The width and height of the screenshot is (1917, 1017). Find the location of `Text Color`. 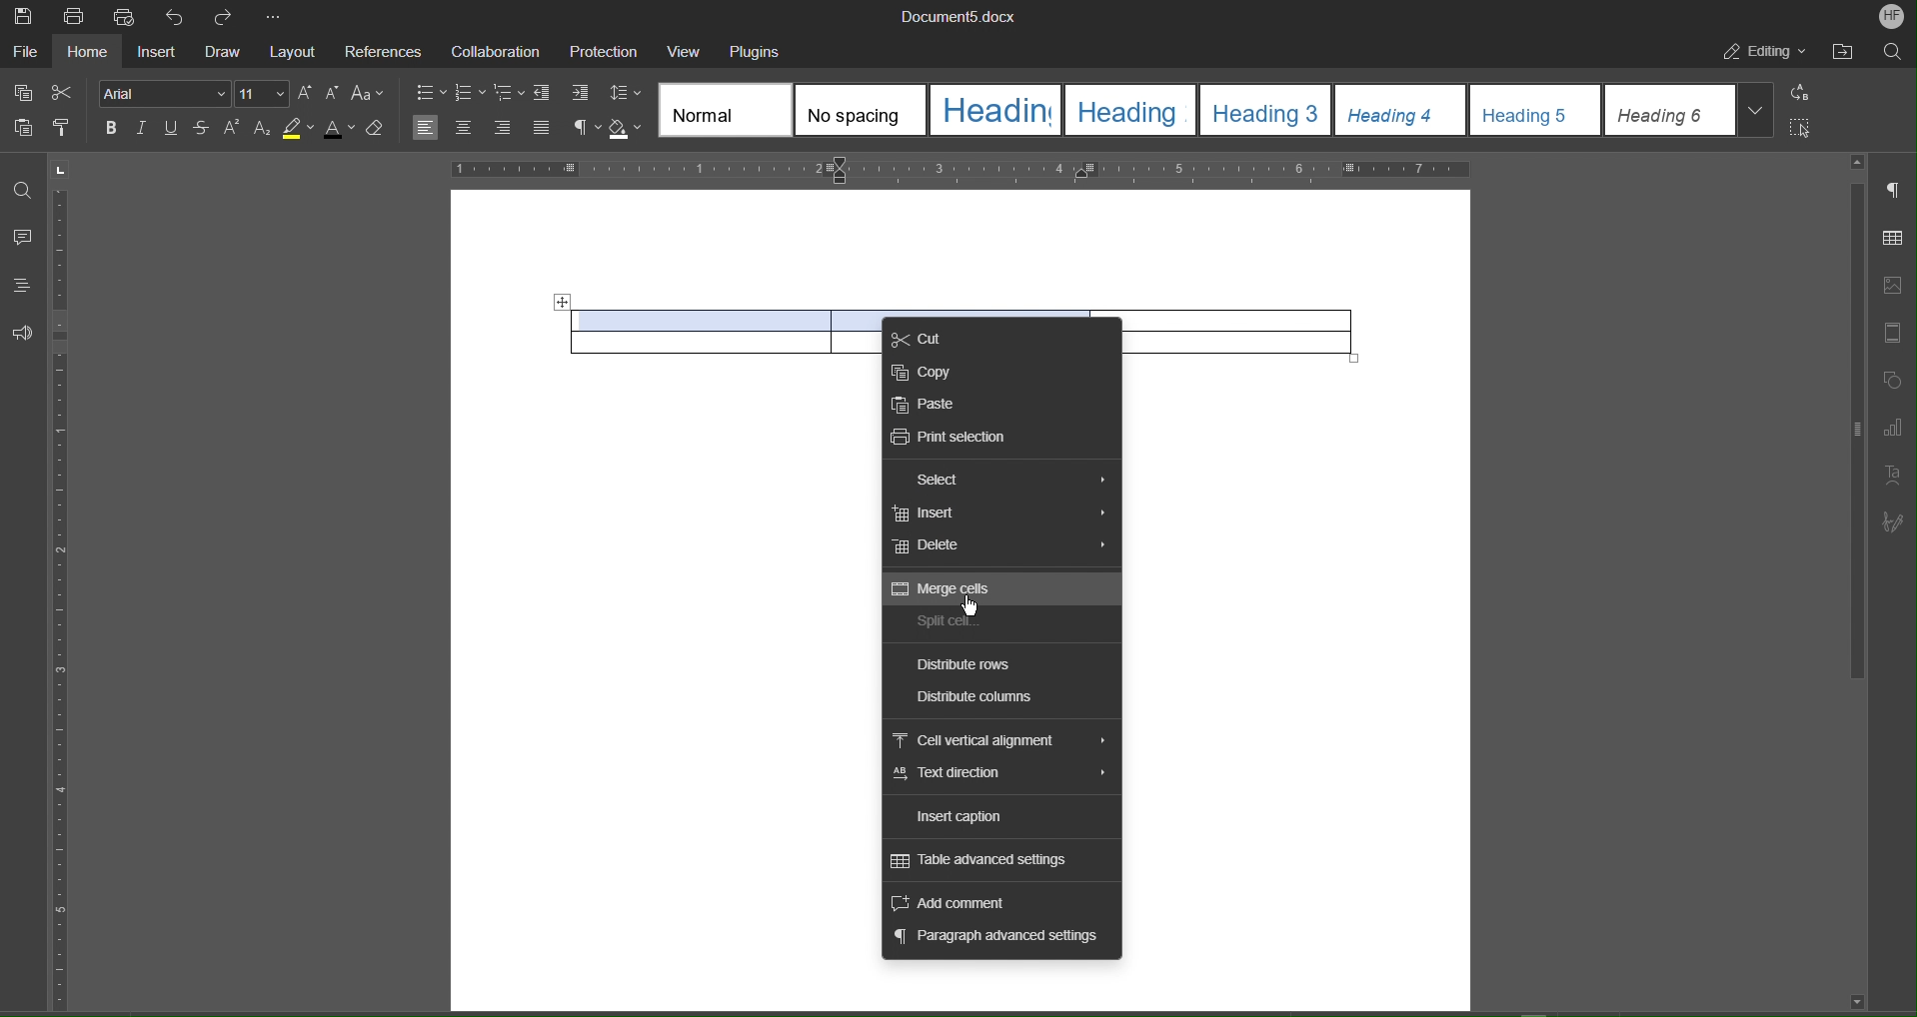

Text Color is located at coordinates (340, 128).